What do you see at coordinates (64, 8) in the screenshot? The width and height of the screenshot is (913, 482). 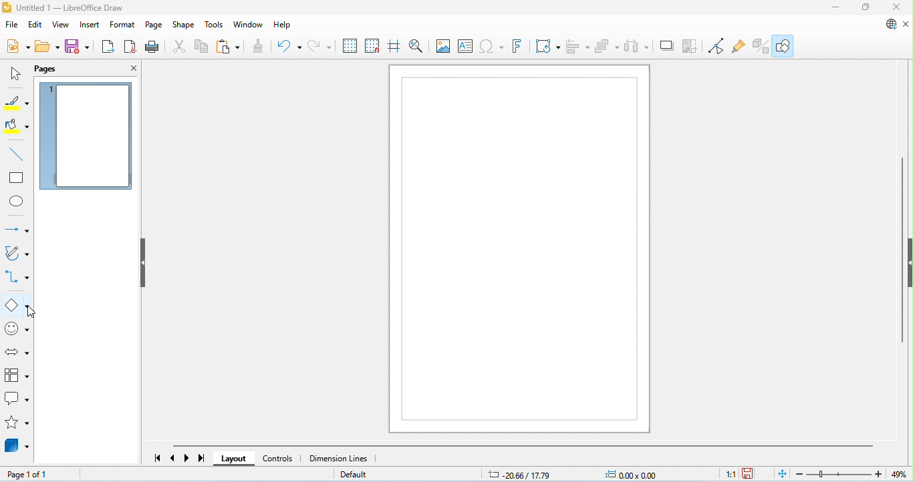 I see `title` at bounding box center [64, 8].